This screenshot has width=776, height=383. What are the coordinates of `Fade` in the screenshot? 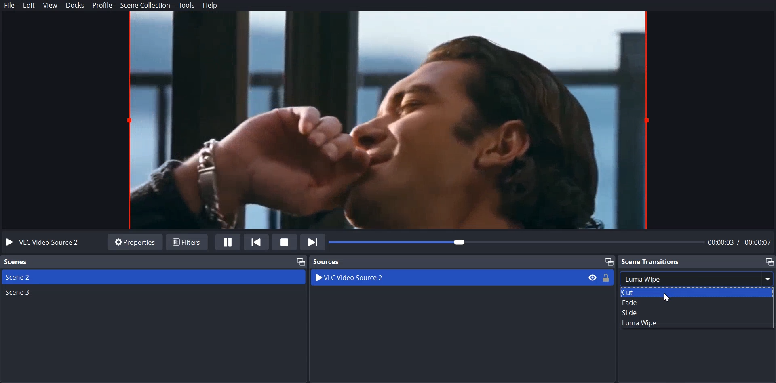 It's located at (696, 303).